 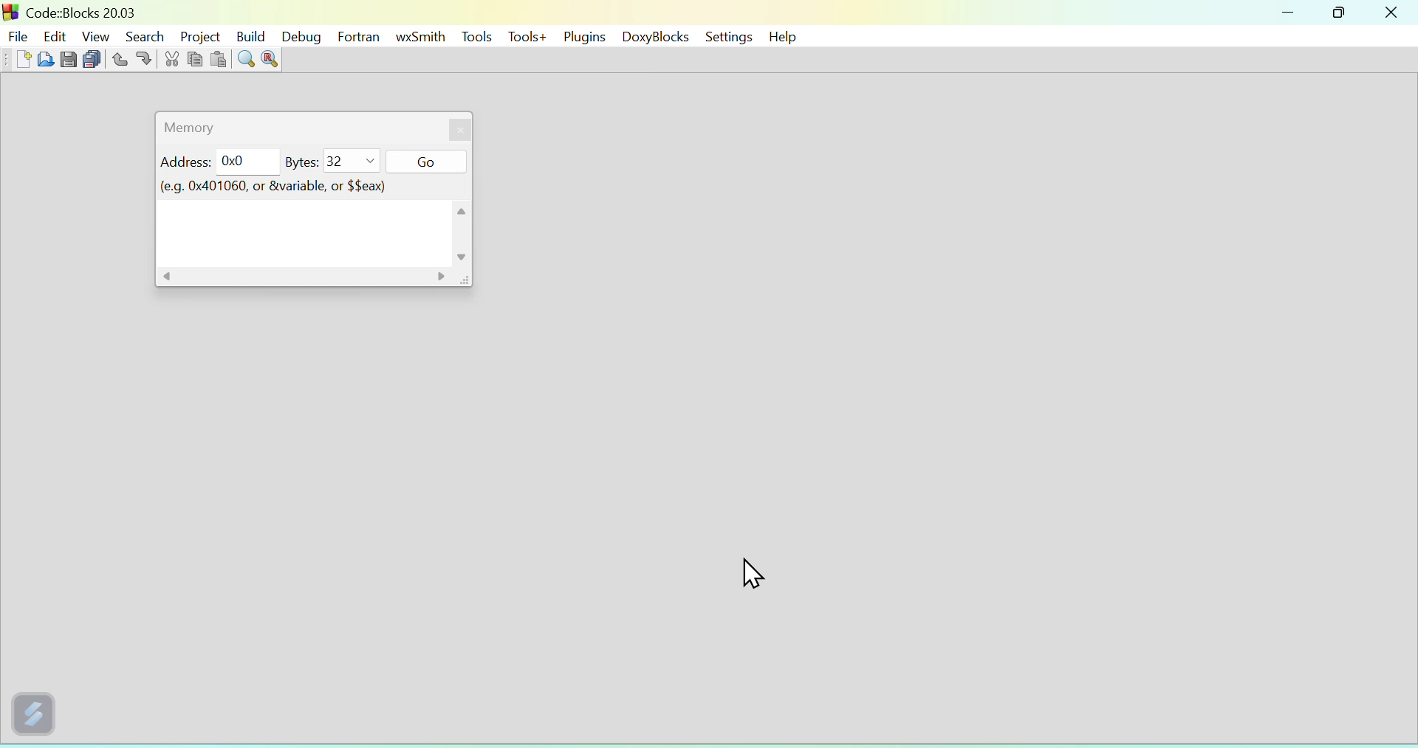 What do you see at coordinates (18, 34) in the screenshot?
I see `file` at bounding box center [18, 34].